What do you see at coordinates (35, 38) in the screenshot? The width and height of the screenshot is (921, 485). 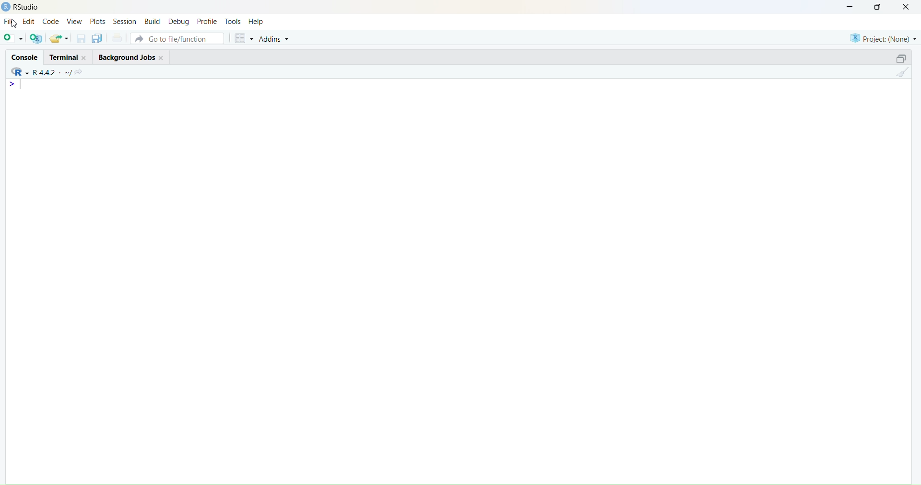 I see `Create a project` at bounding box center [35, 38].